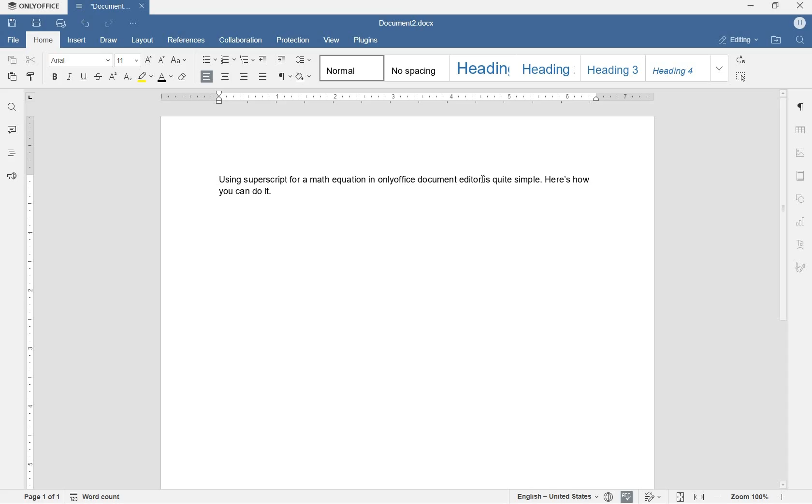 Image resolution: width=812 pixels, height=504 pixels. Describe the element at coordinates (44, 40) in the screenshot. I see `home` at that location.